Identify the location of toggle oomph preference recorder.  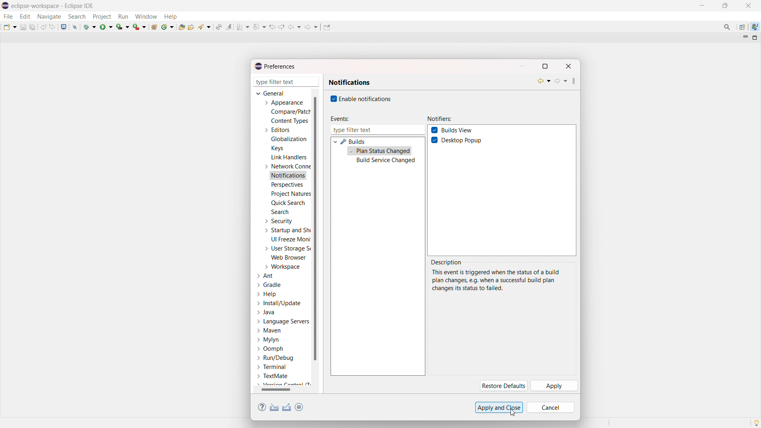
(299, 407).